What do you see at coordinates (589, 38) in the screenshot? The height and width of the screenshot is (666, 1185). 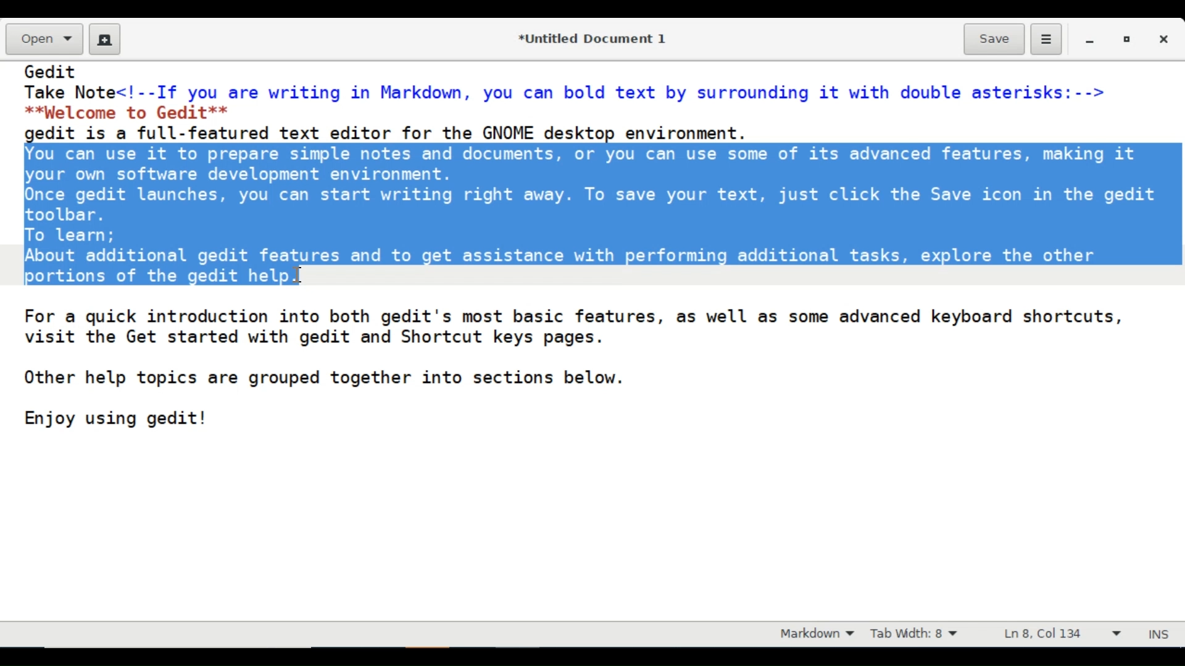 I see `Untitled  document` at bounding box center [589, 38].